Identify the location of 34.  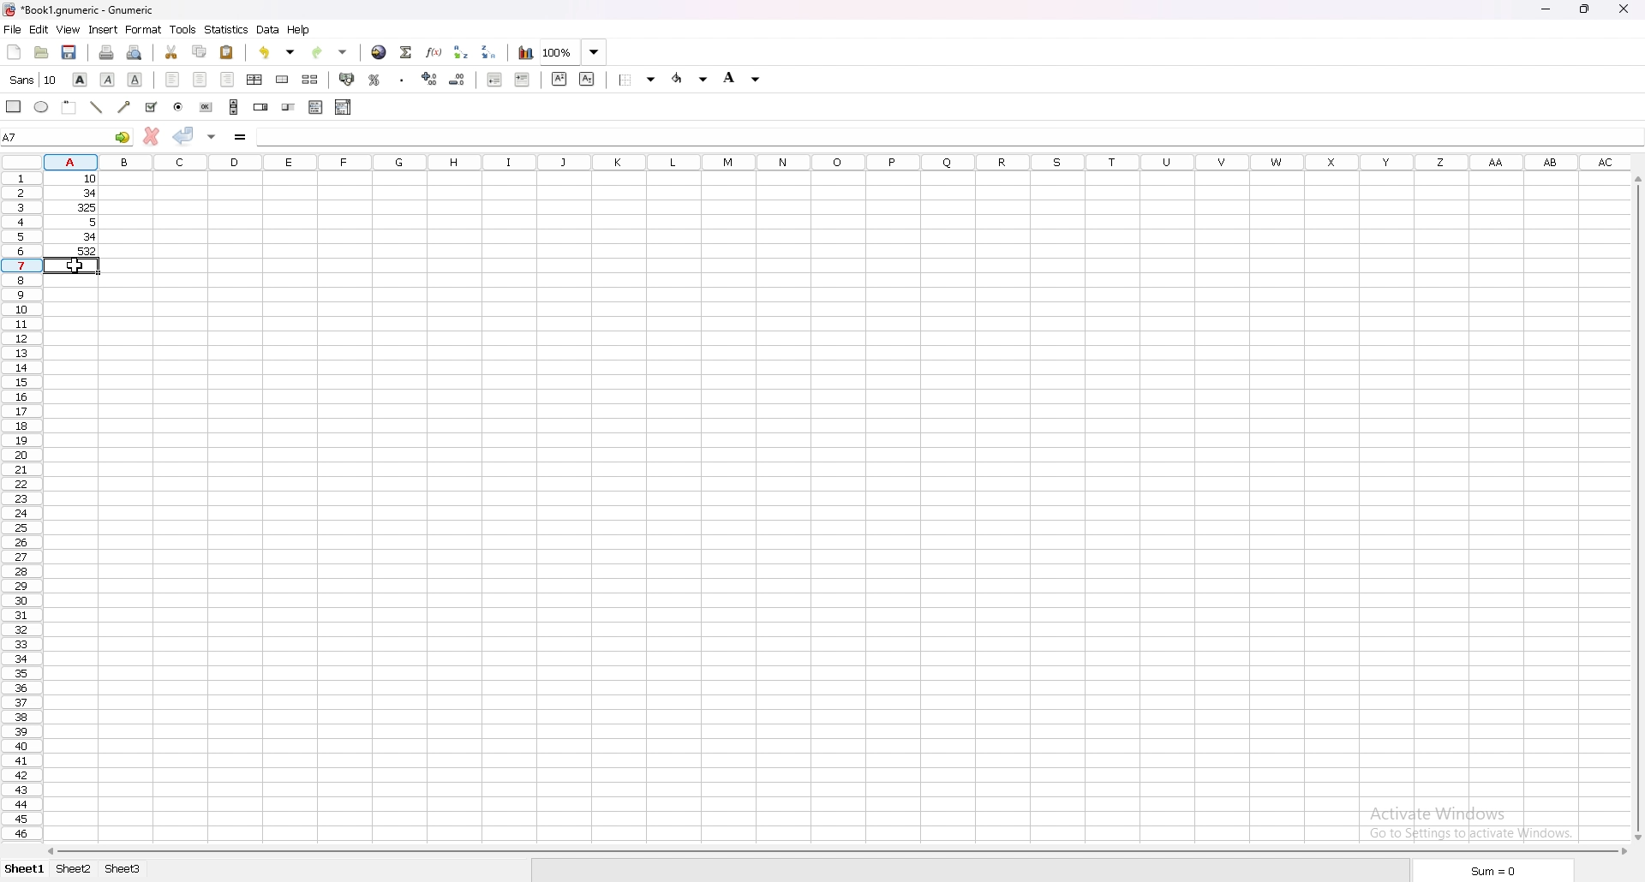
(76, 237).